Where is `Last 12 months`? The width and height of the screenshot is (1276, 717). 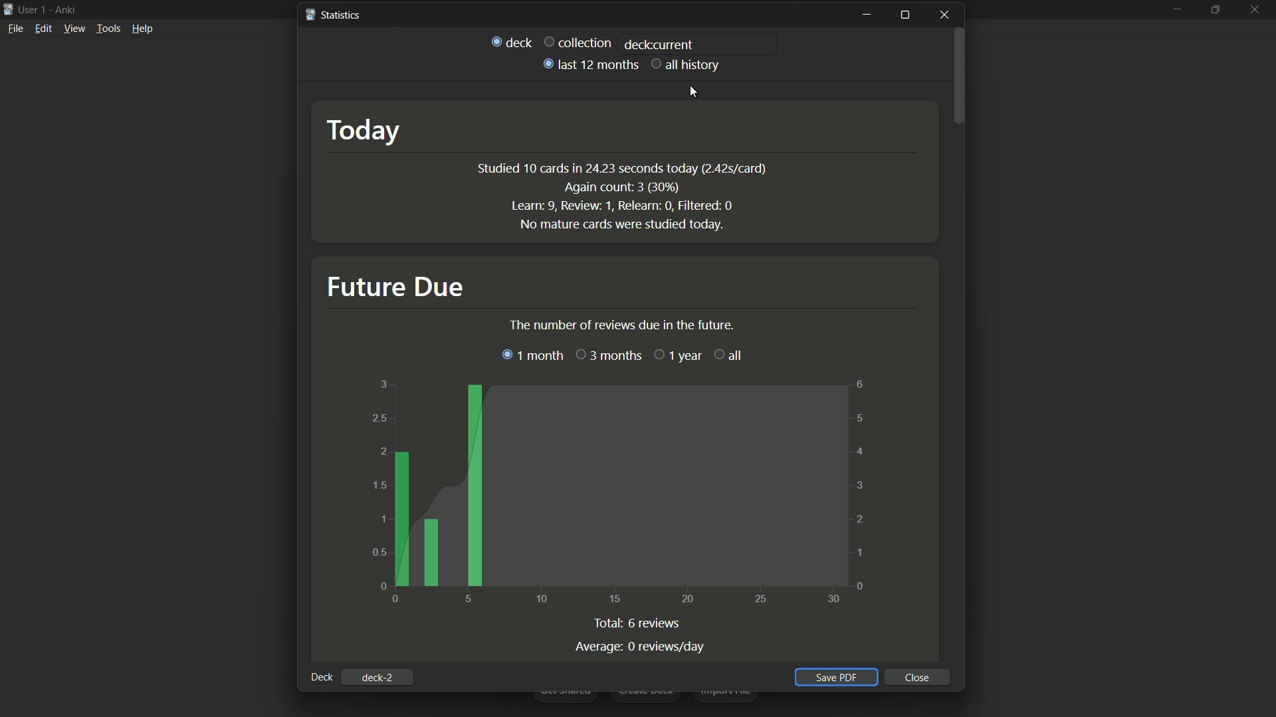 Last 12 months is located at coordinates (589, 64).